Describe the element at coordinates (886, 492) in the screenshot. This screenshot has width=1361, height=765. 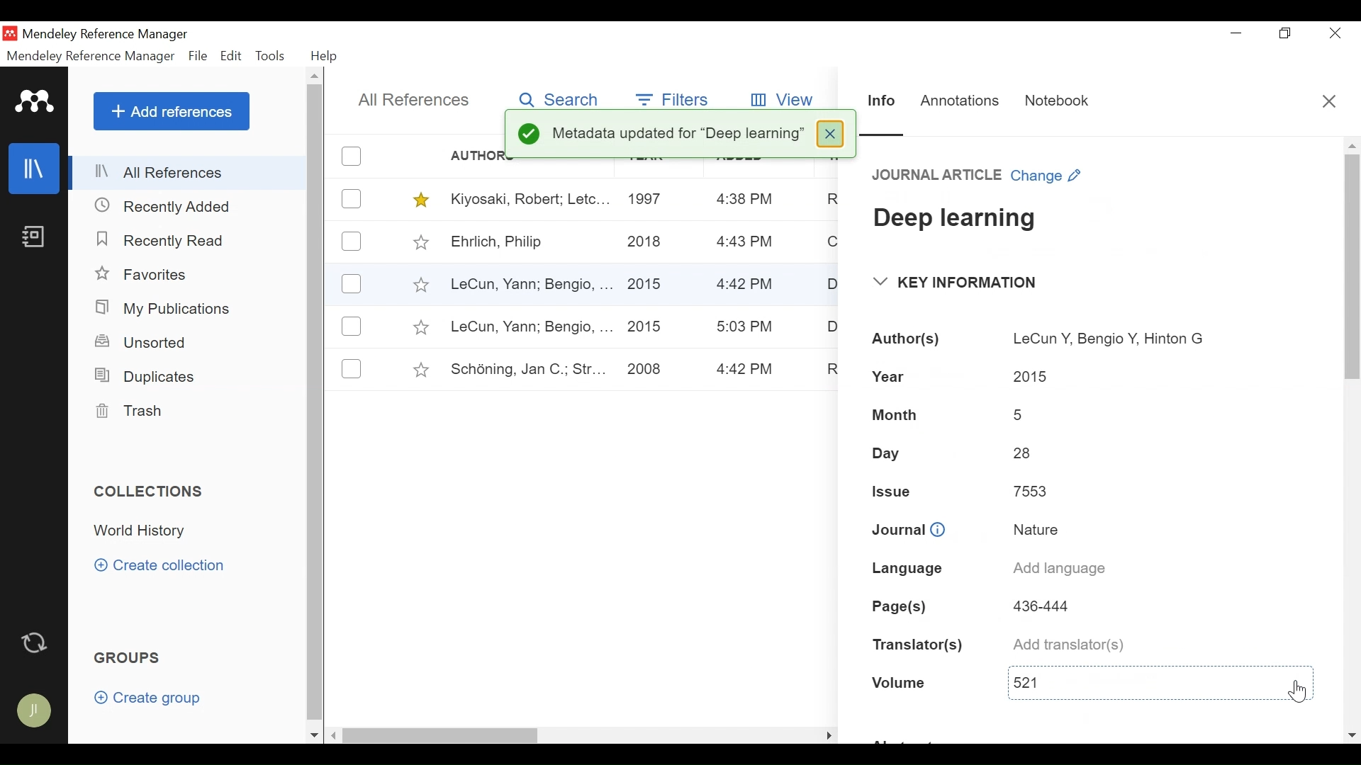
I see `Issue` at that location.